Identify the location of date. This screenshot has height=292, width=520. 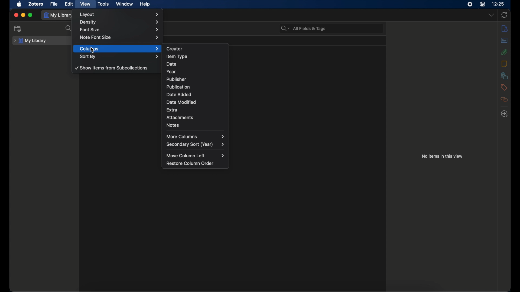
(171, 64).